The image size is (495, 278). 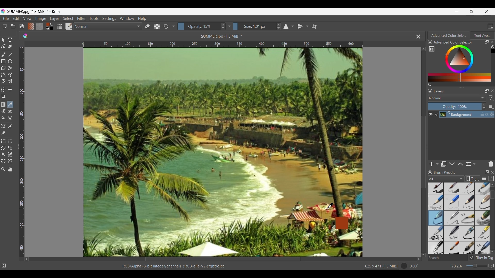 What do you see at coordinates (285, 26) in the screenshot?
I see `Horizontal mirror tool` at bounding box center [285, 26].